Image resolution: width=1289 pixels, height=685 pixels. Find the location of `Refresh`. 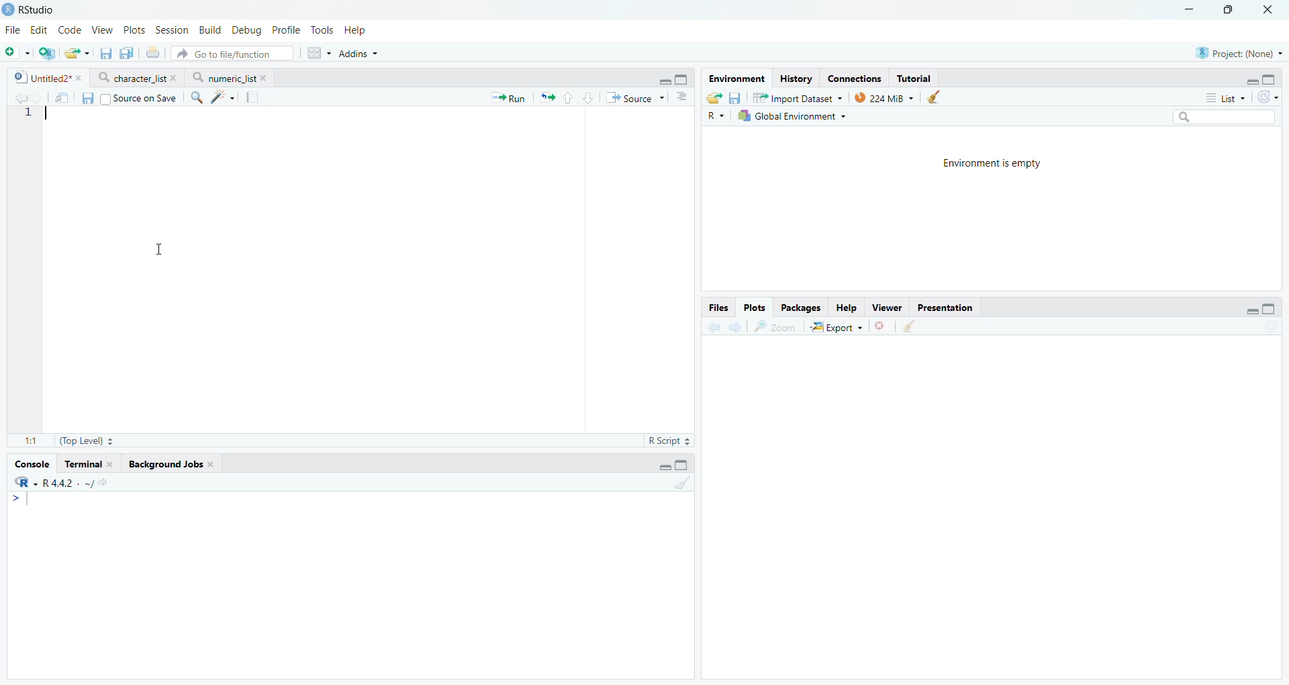

Refresh is located at coordinates (1268, 96).